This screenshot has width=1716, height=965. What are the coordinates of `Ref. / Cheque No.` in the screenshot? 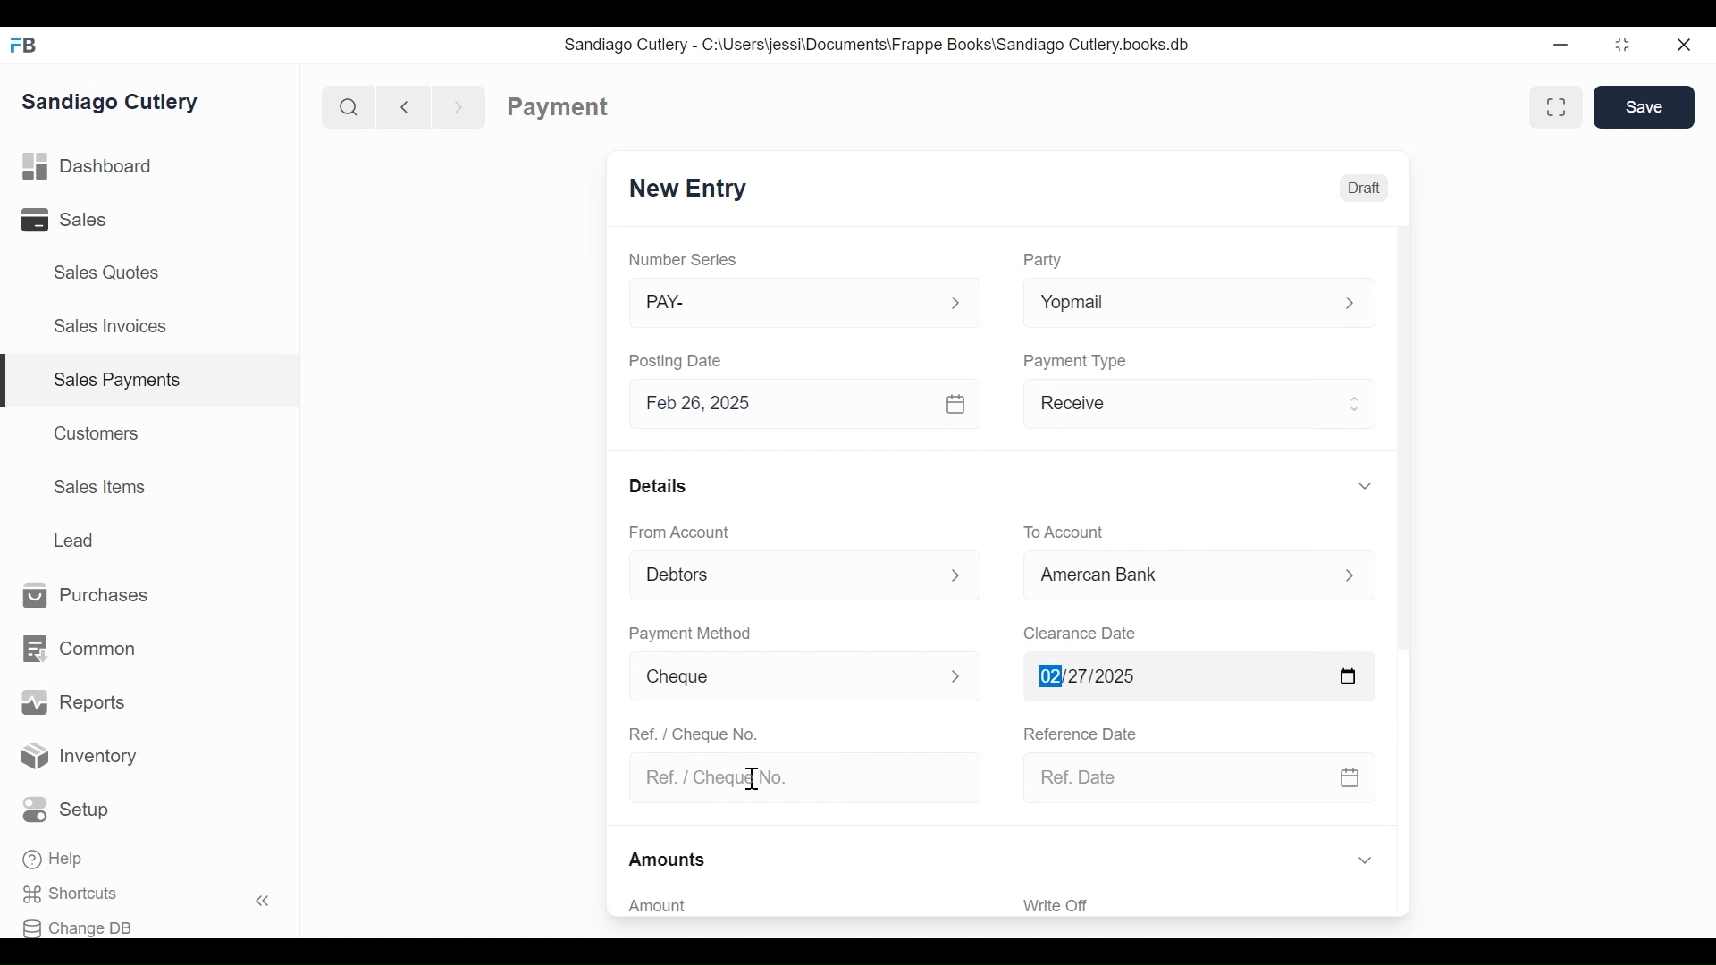 It's located at (796, 779).